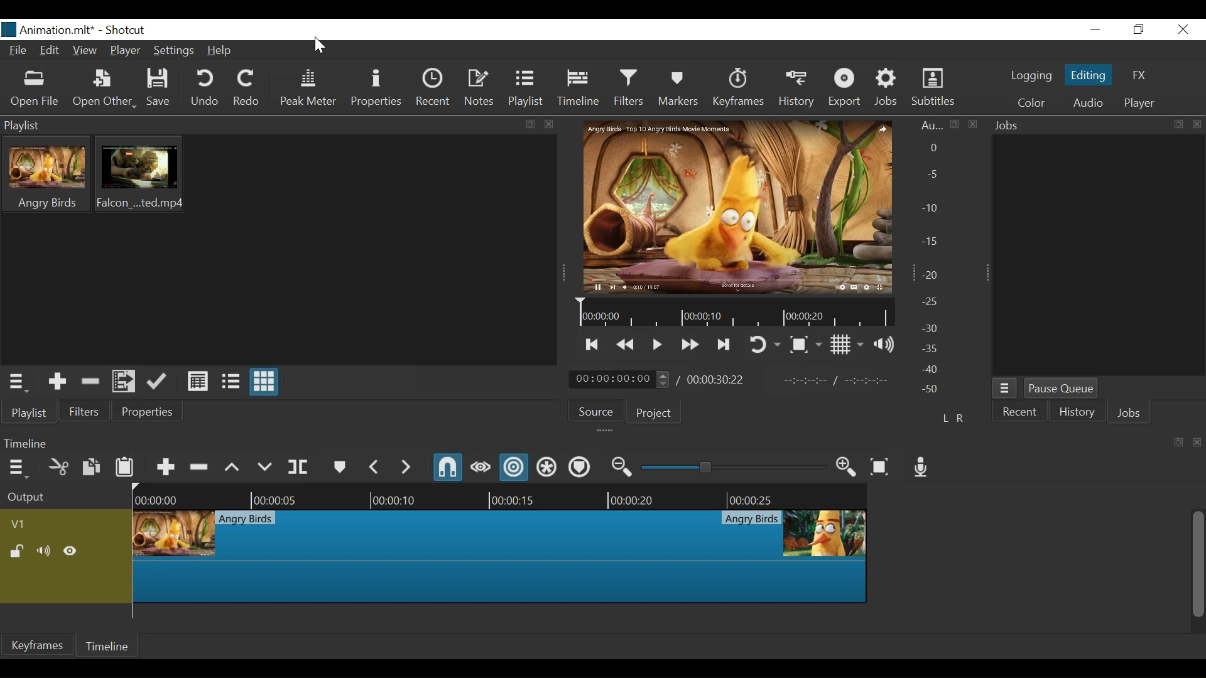  Describe the element at coordinates (433, 87) in the screenshot. I see `Recent` at that location.